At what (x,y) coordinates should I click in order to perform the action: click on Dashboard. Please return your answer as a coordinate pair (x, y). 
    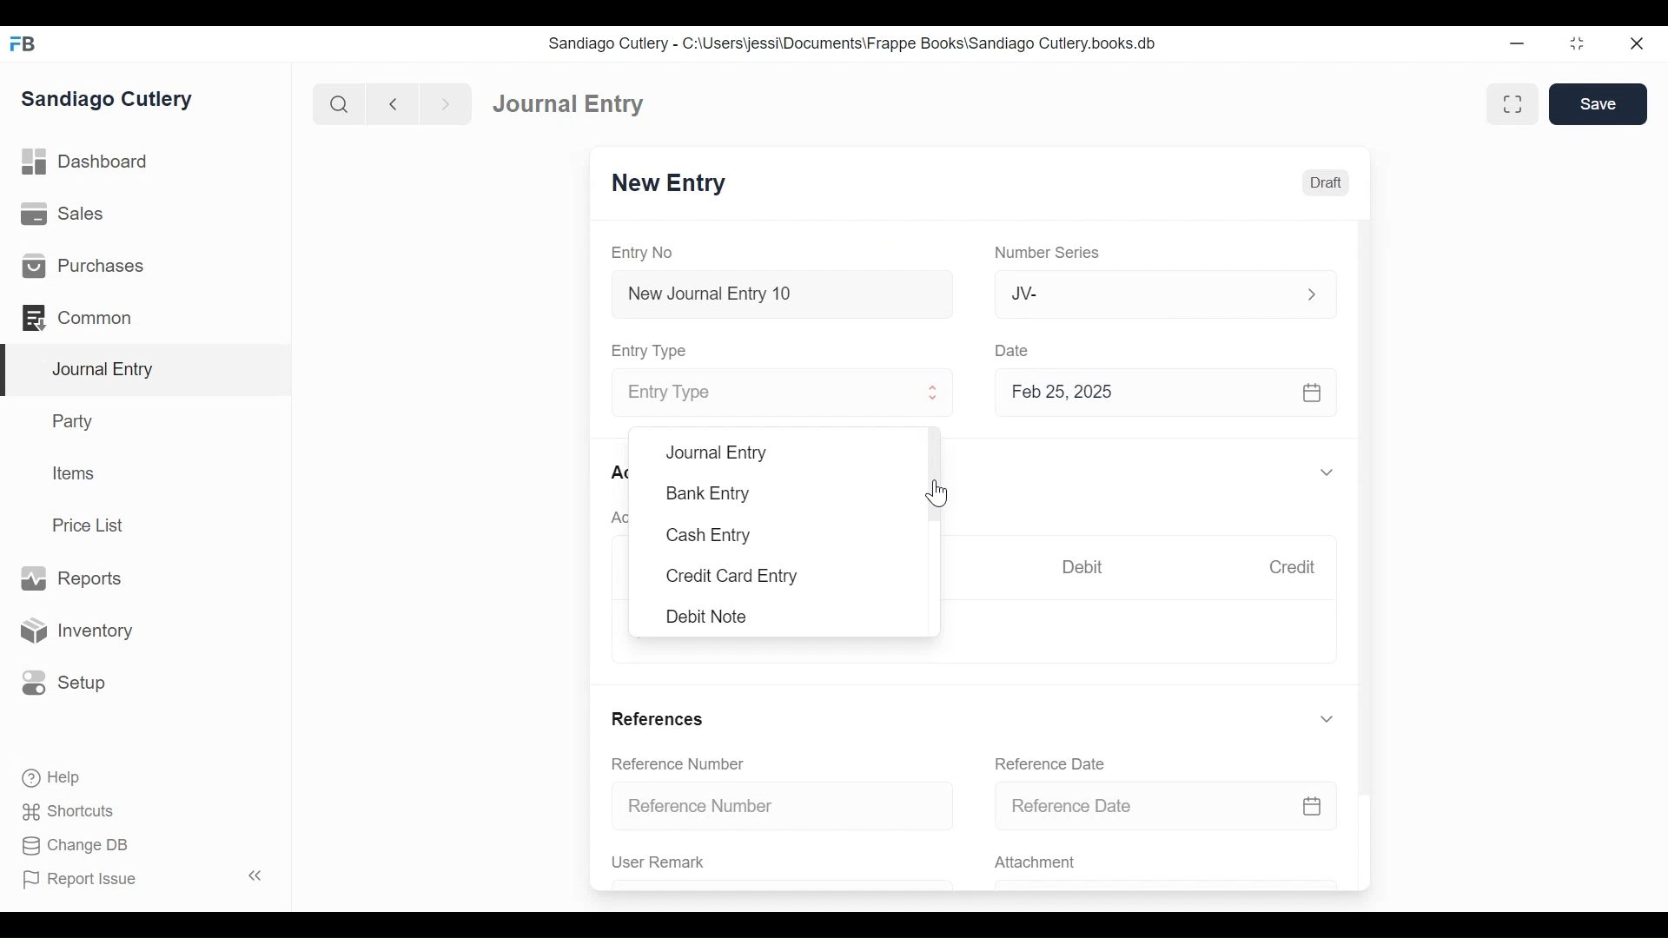
    Looking at the image, I should click on (91, 164).